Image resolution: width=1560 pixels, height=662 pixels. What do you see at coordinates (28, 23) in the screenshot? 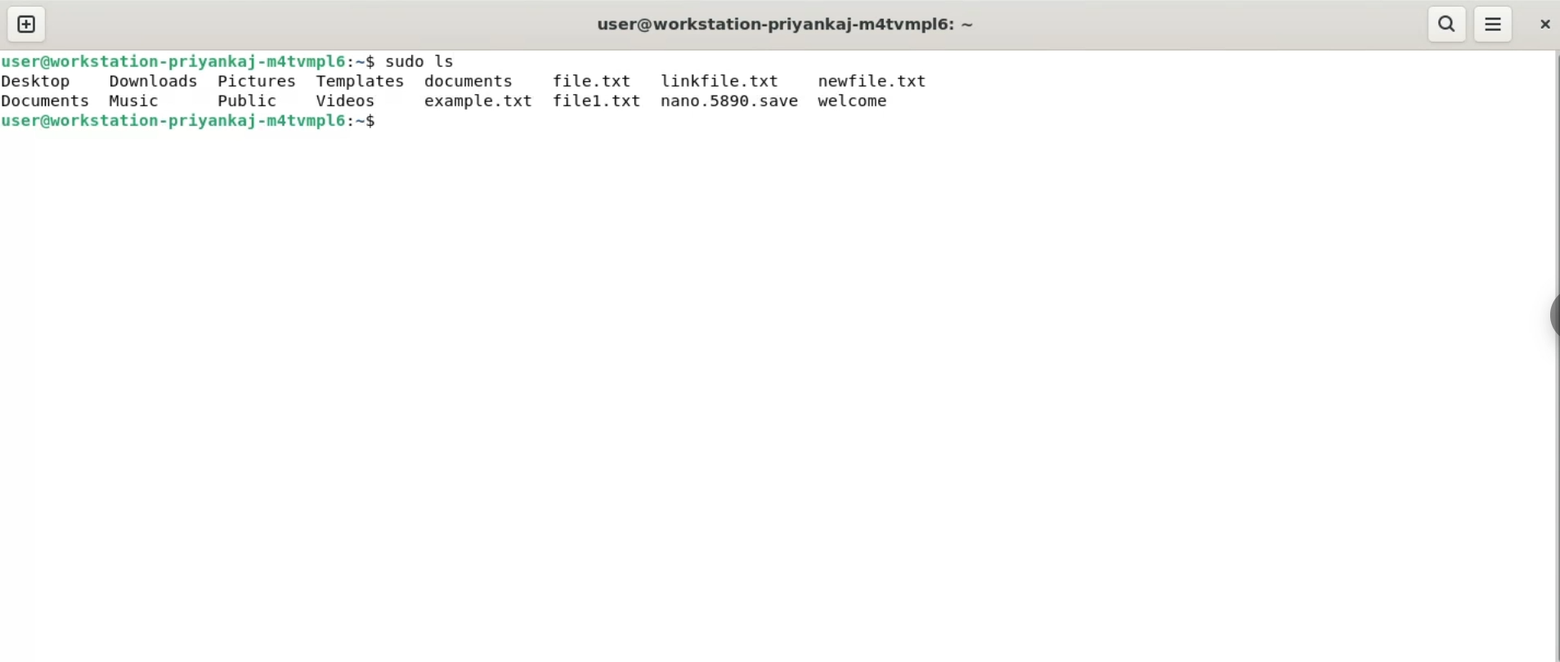
I see `new tab` at bounding box center [28, 23].